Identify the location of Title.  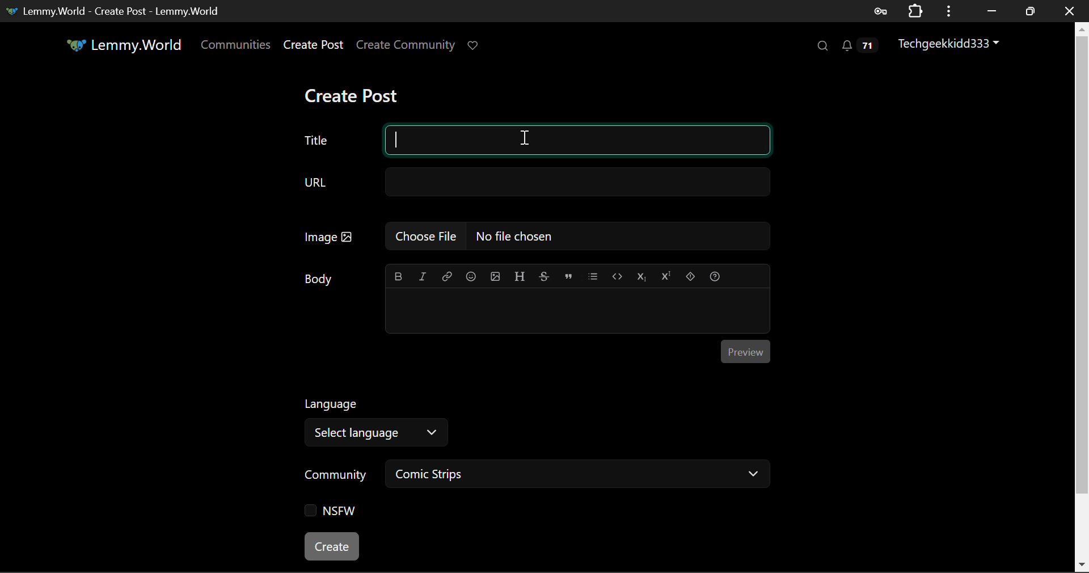
(534, 142).